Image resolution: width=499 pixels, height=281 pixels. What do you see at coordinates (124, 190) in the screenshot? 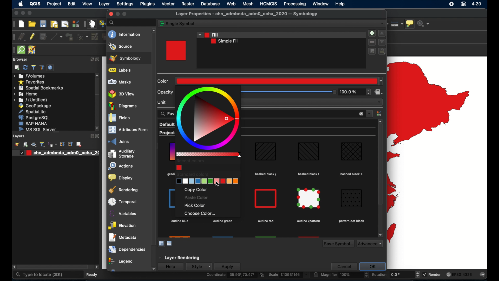
I see `rendering` at bounding box center [124, 190].